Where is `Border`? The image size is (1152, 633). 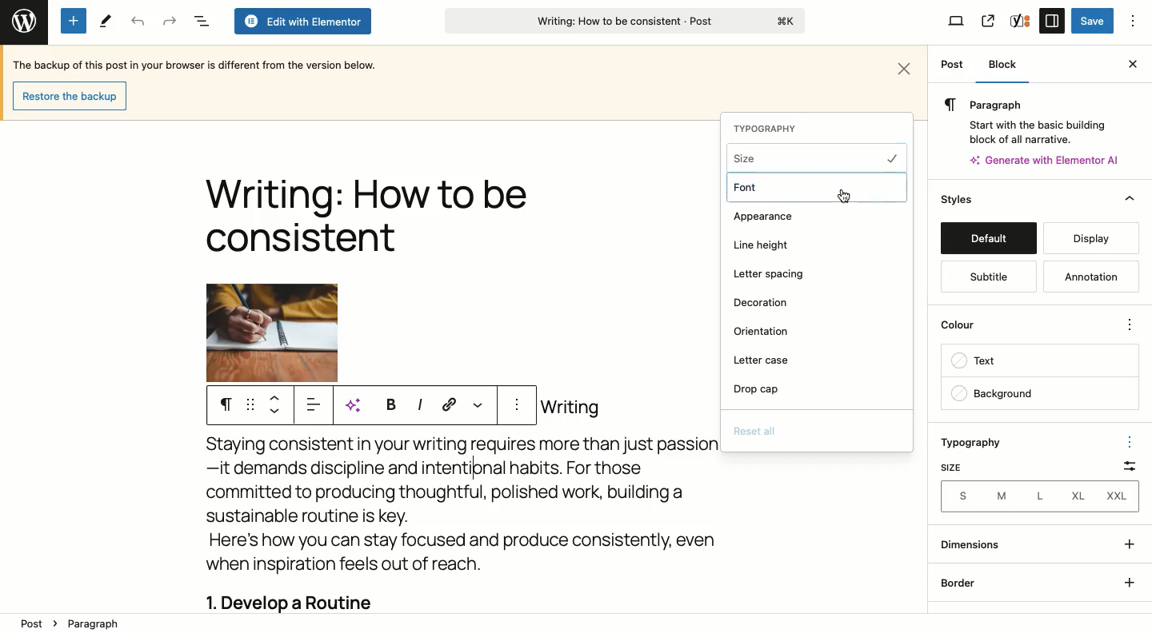
Border is located at coordinates (965, 583).